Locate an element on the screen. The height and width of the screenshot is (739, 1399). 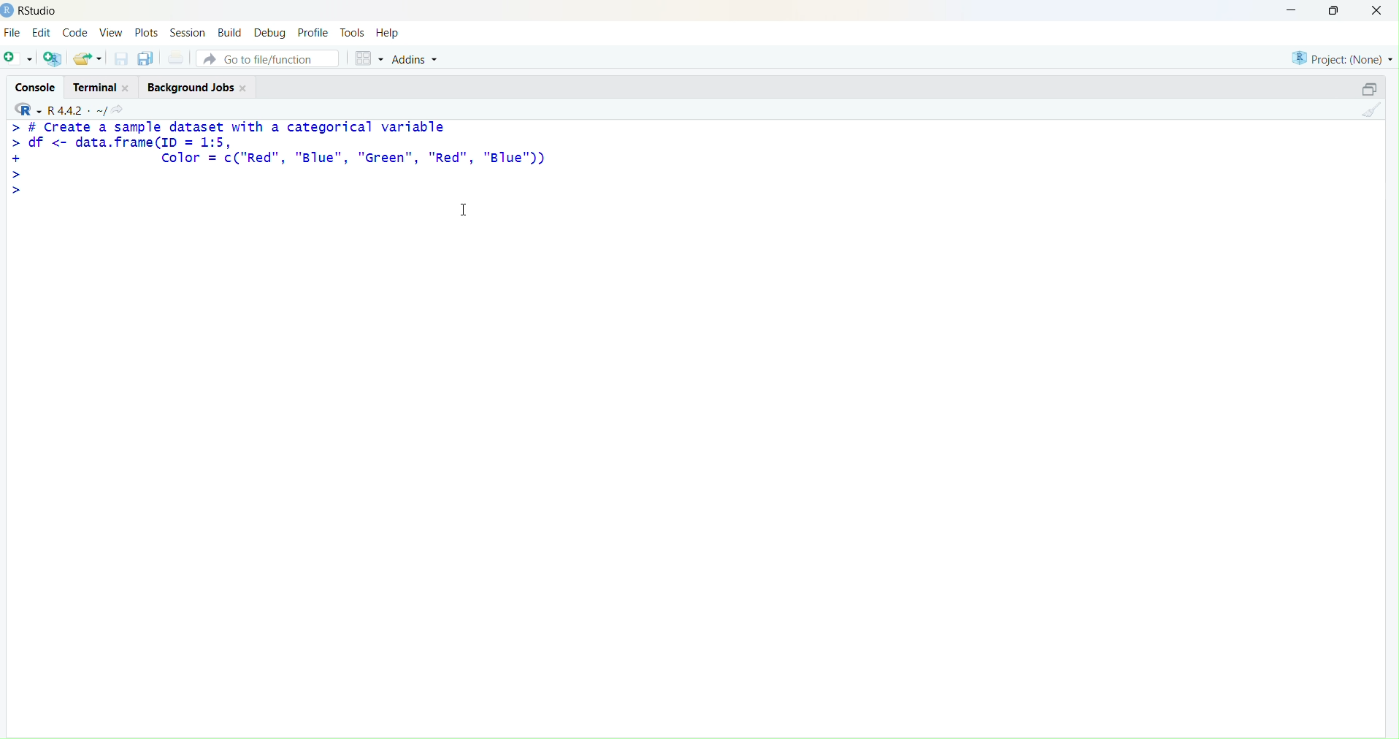
plots is located at coordinates (146, 34).